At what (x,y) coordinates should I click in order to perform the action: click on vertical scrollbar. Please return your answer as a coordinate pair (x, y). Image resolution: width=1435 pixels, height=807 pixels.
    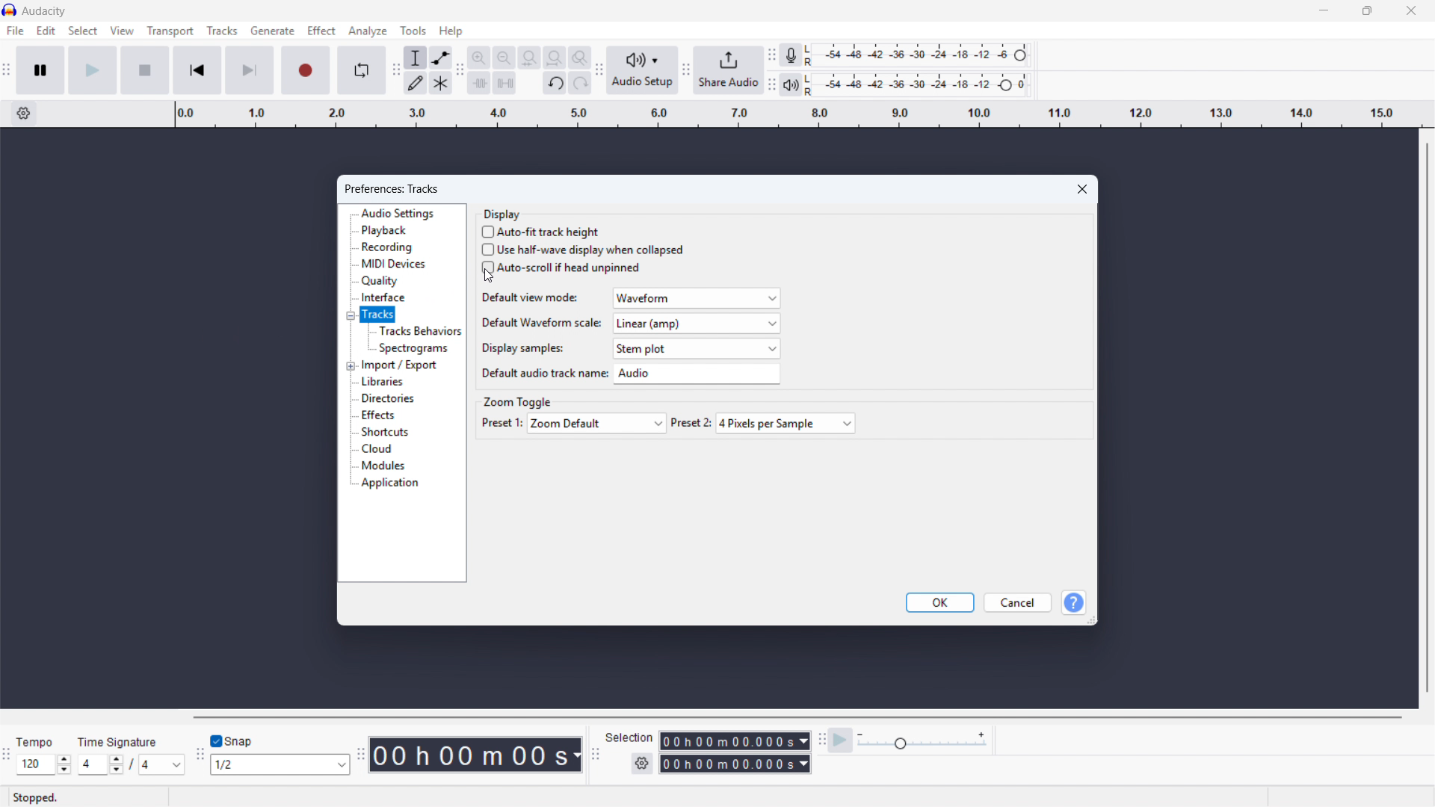
    Looking at the image, I should click on (1426, 418).